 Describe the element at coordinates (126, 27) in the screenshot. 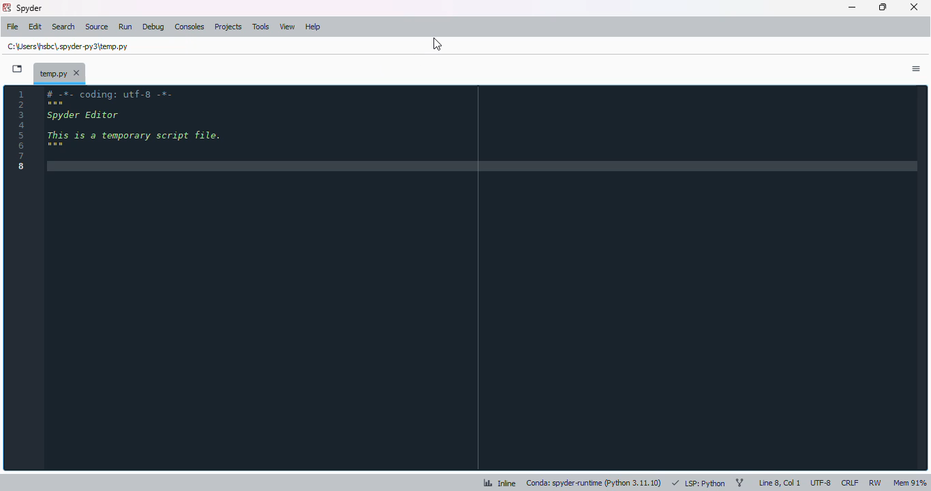

I see `run` at that location.